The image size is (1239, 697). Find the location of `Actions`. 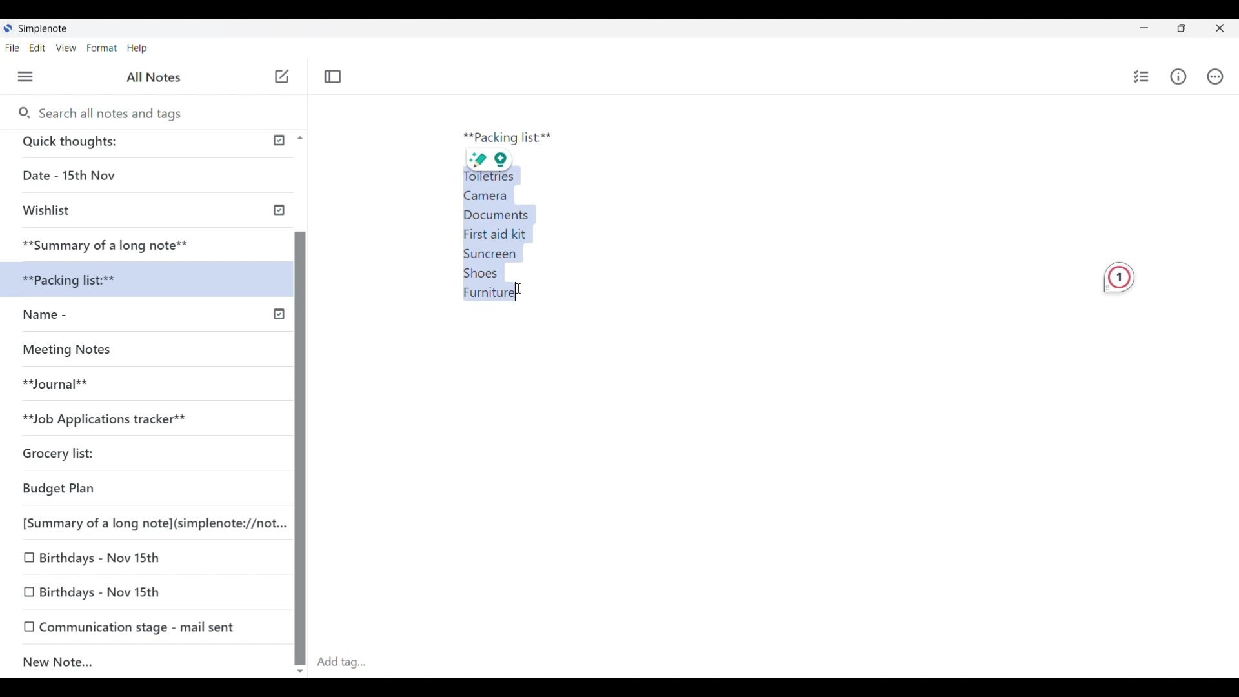

Actions is located at coordinates (1215, 76).